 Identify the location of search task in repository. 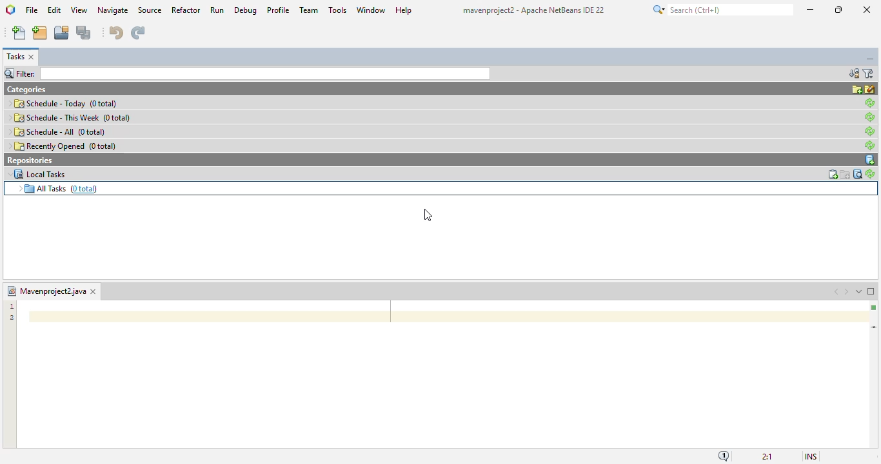
(856, 174).